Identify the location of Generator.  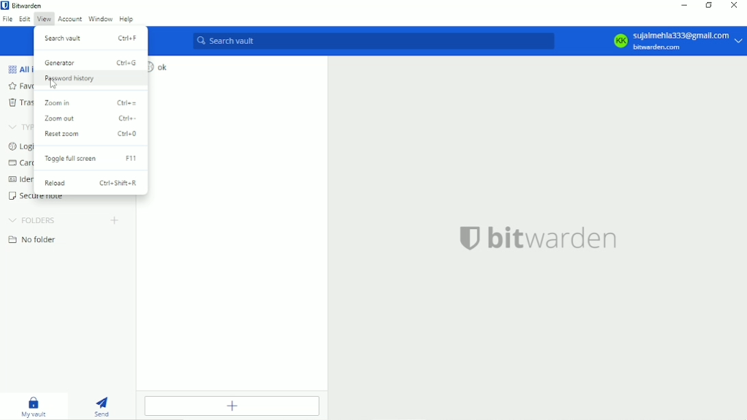
(90, 62).